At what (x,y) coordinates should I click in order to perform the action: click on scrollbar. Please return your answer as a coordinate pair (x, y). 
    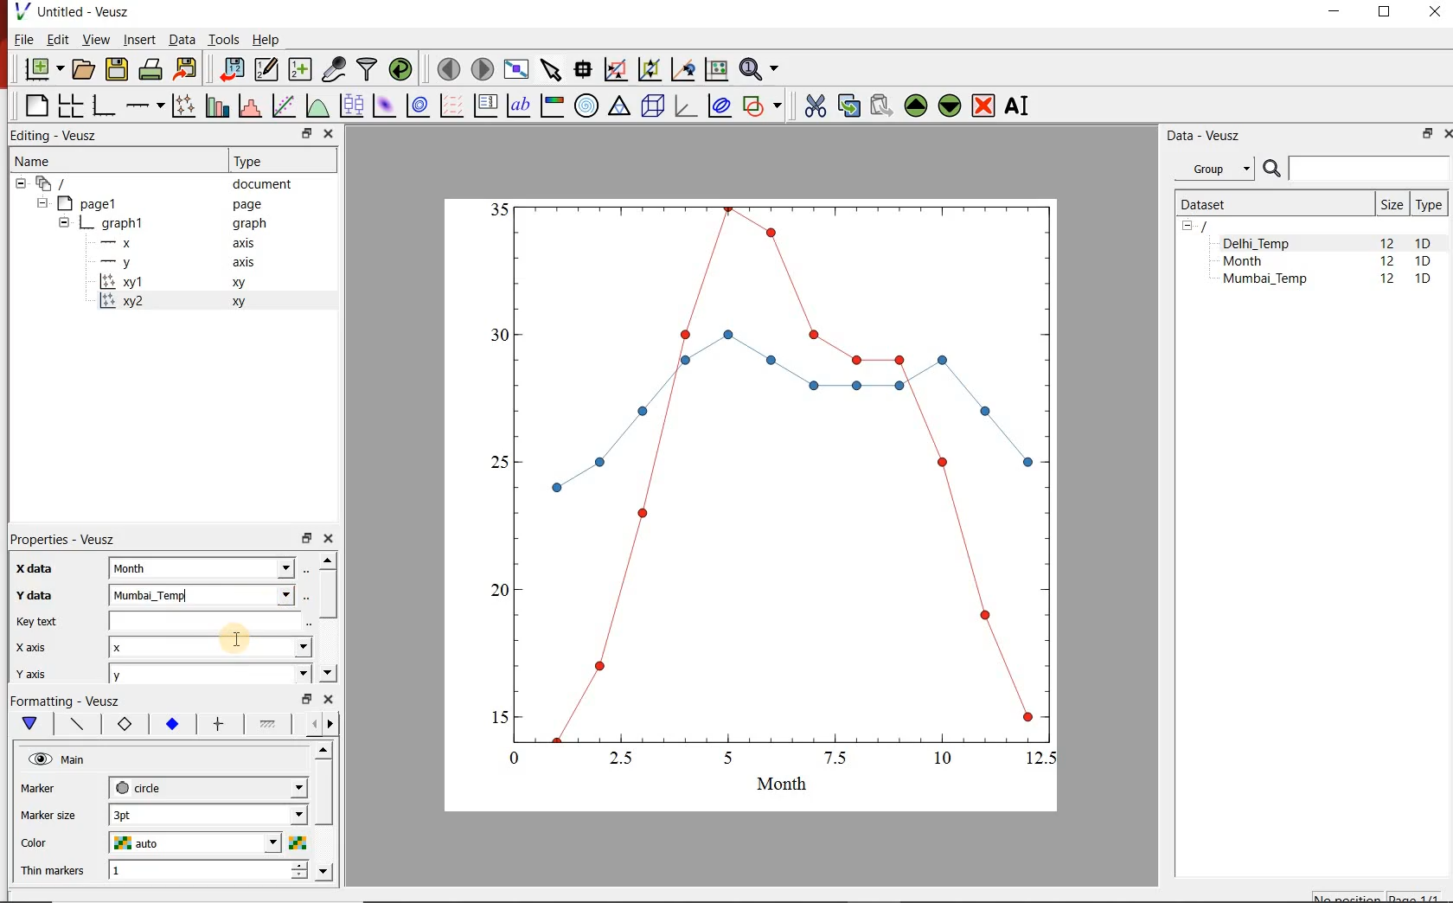
    Looking at the image, I should click on (325, 814).